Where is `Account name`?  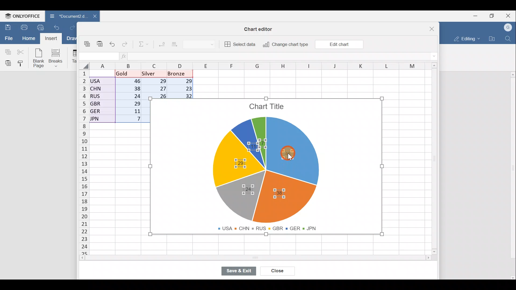 Account name is located at coordinates (508, 28).